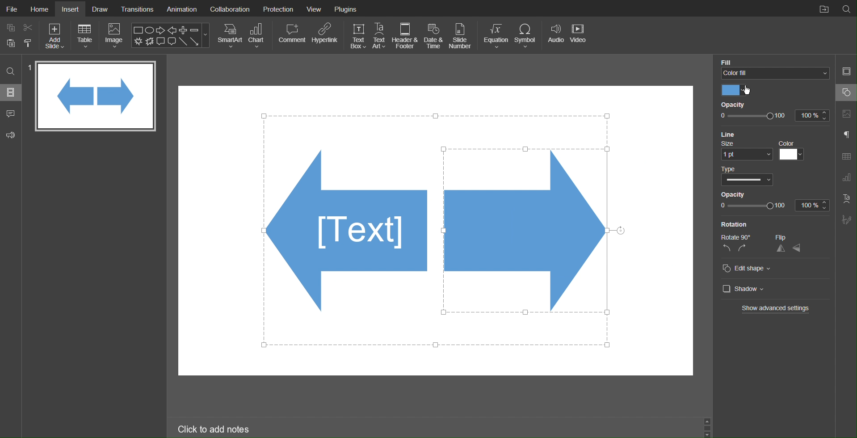 This screenshot has height=438, width=857. I want to click on Table, so click(85, 36).